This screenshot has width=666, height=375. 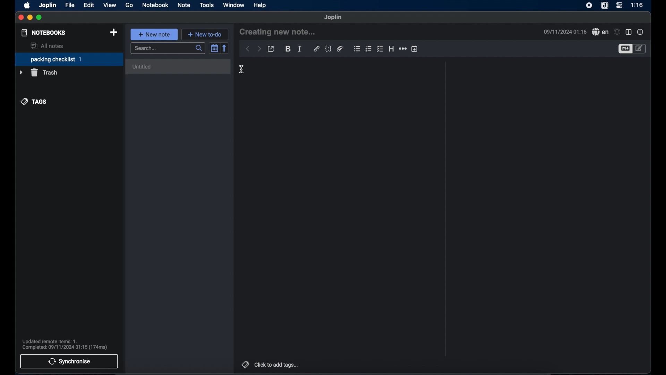 What do you see at coordinates (179, 67) in the screenshot?
I see `untitled` at bounding box center [179, 67].